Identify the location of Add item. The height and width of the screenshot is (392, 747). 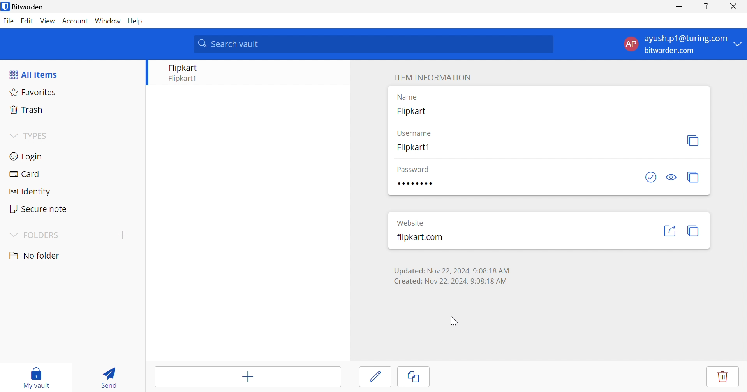
(248, 377).